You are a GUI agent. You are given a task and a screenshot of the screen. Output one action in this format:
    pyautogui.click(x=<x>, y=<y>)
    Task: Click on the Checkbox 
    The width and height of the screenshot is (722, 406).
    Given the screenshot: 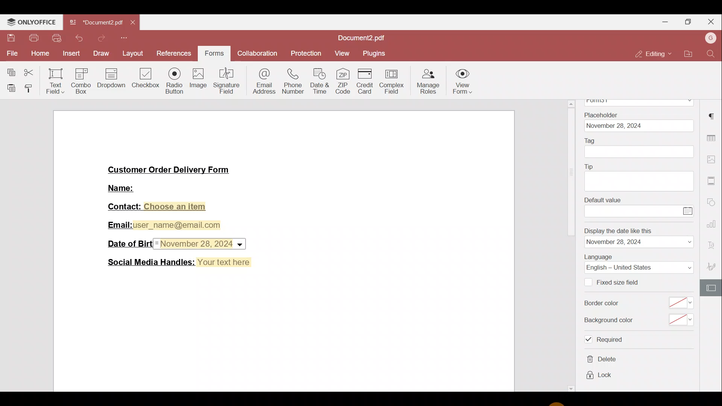 What is the action you would take?
    pyautogui.click(x=589, y=339)
    